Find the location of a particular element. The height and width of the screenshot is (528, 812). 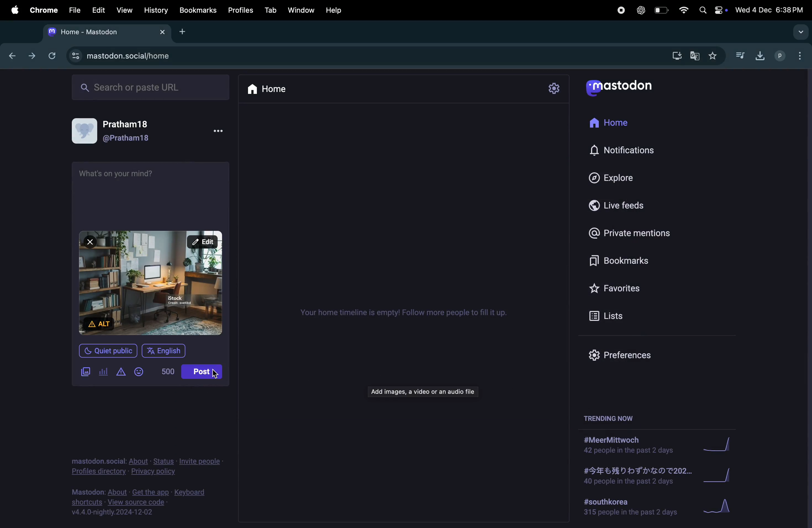

profiles is located at coordinates (241, 10).